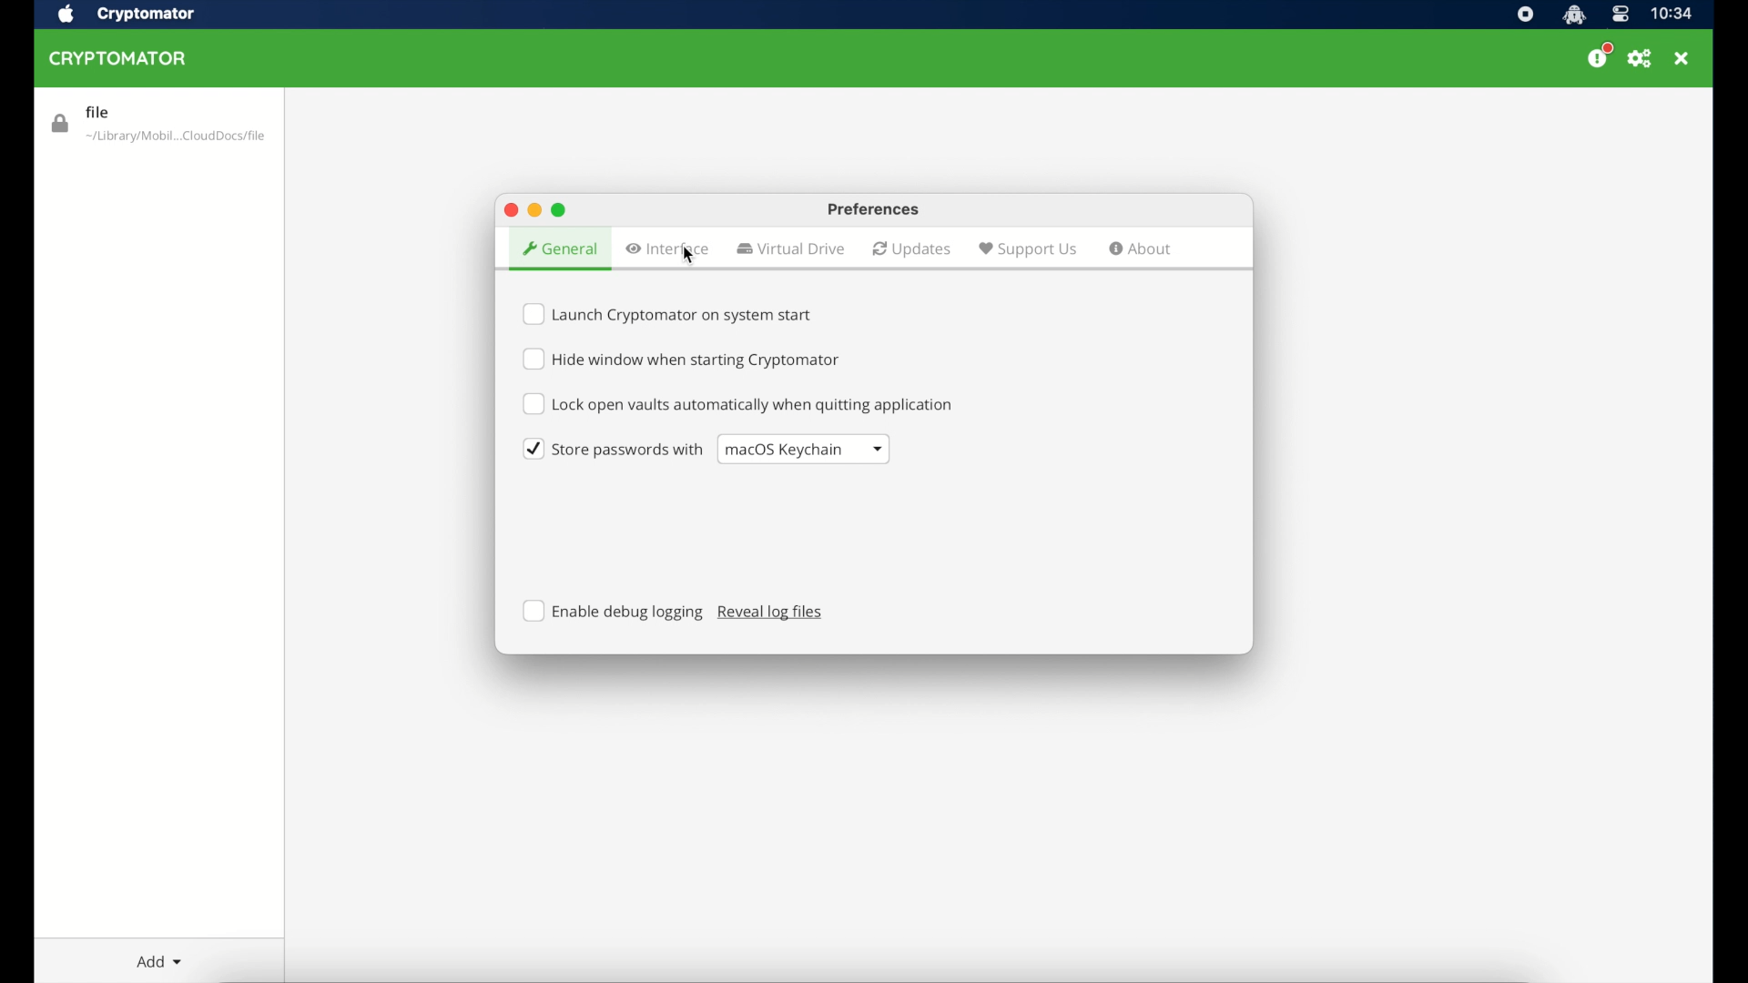  Describe the element at coordinates (159, 126) in the screenshot. I see `vault` at that location.